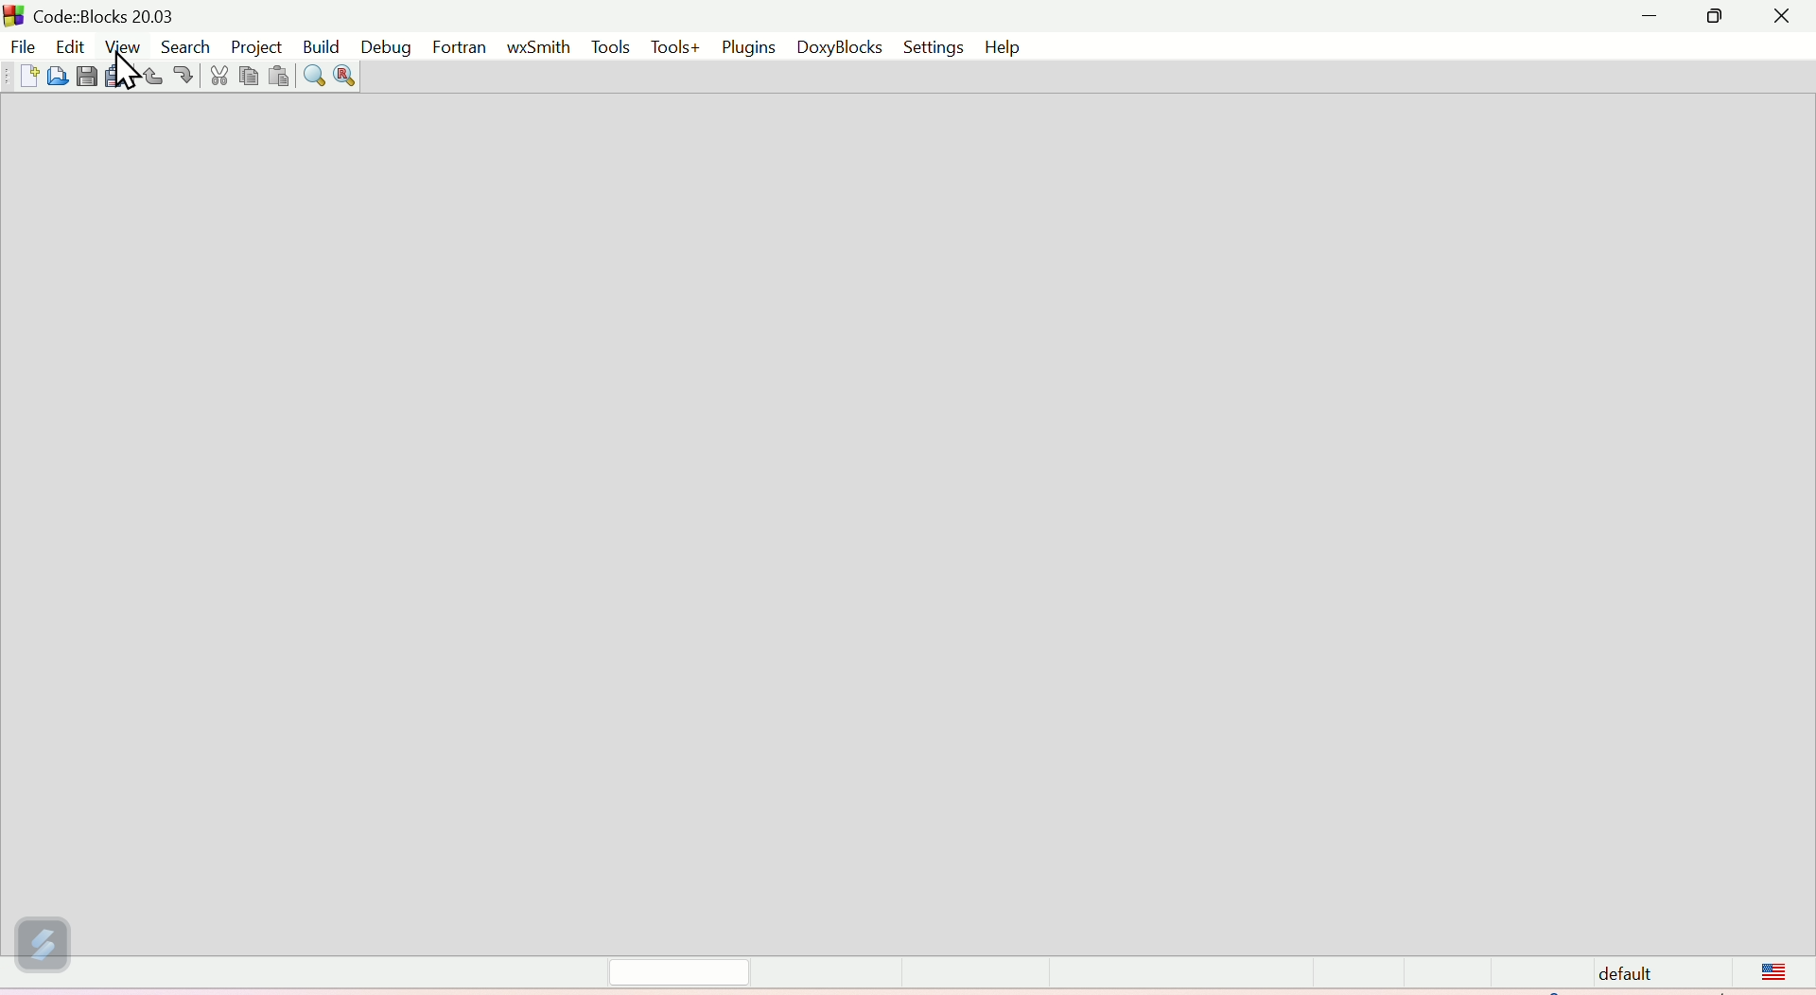  I want to click on paste, so click(278, 73).